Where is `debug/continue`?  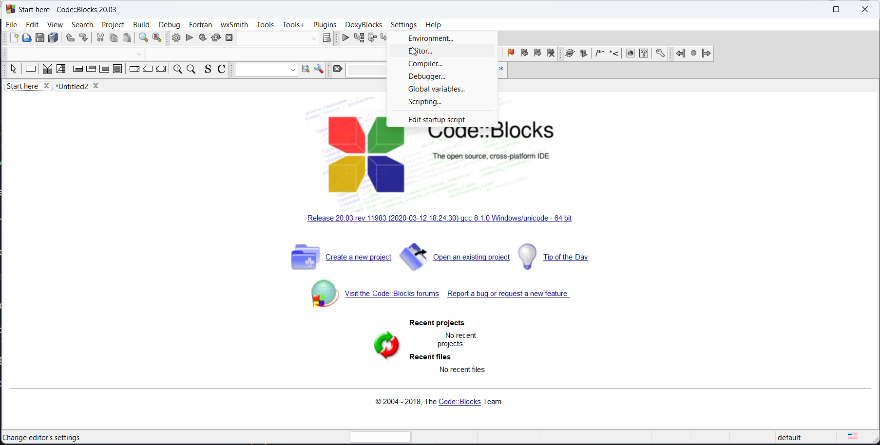 debug/continue is located at coordinates (343, 38).